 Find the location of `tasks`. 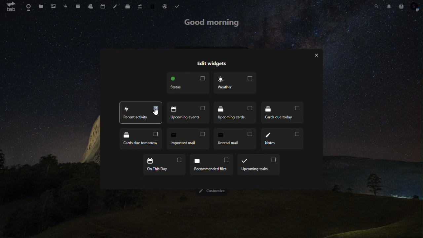

tasks is located at coordinates (178, 6).